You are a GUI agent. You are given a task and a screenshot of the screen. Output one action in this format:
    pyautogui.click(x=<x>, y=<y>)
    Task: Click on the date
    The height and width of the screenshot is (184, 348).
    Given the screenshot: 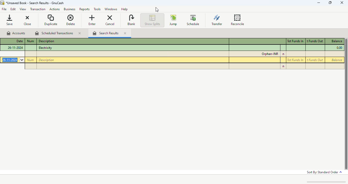 What is the action you would take?
    pyautogui.click(x=19, y=41)
    